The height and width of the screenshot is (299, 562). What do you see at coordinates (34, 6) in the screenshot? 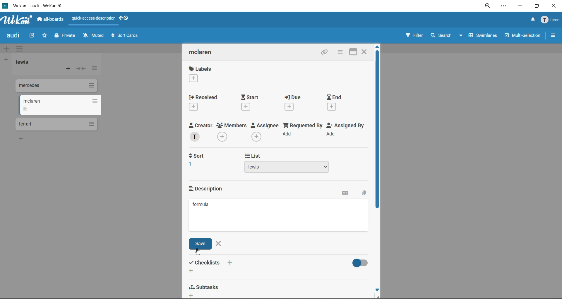
I see `app title` at bounding box center [34, 6].